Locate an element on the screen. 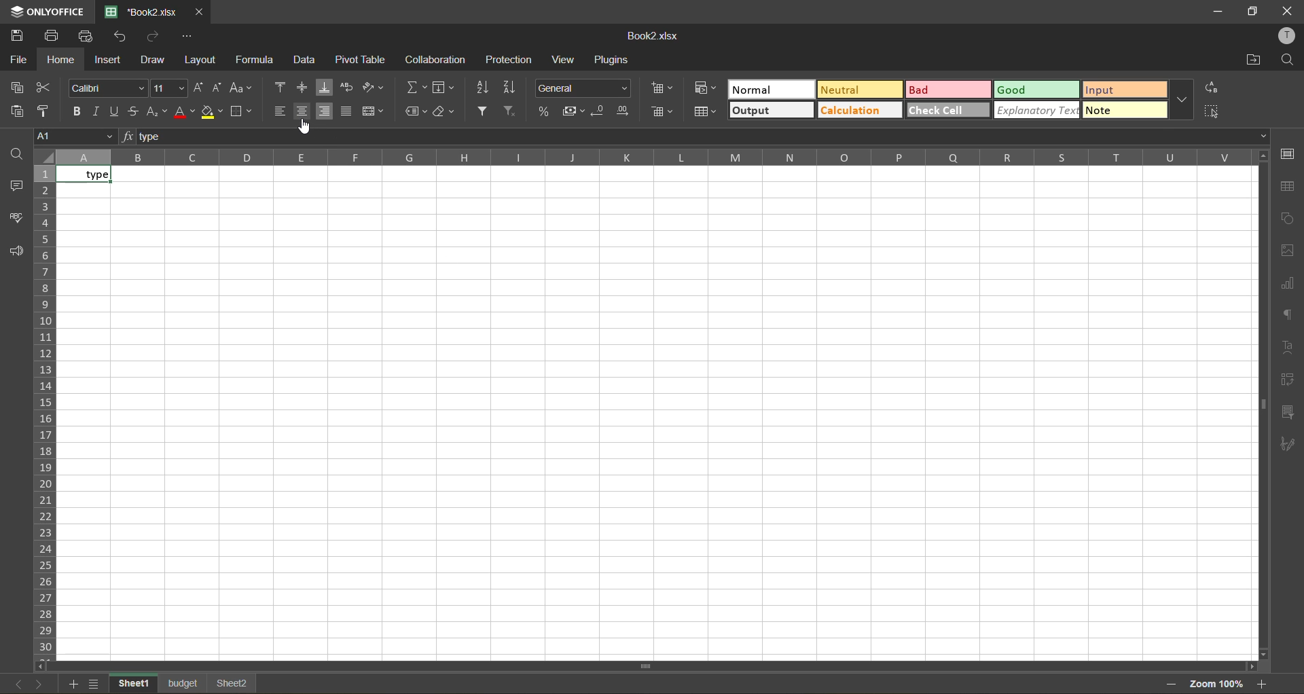  formula is located at coordinates (257, 61).